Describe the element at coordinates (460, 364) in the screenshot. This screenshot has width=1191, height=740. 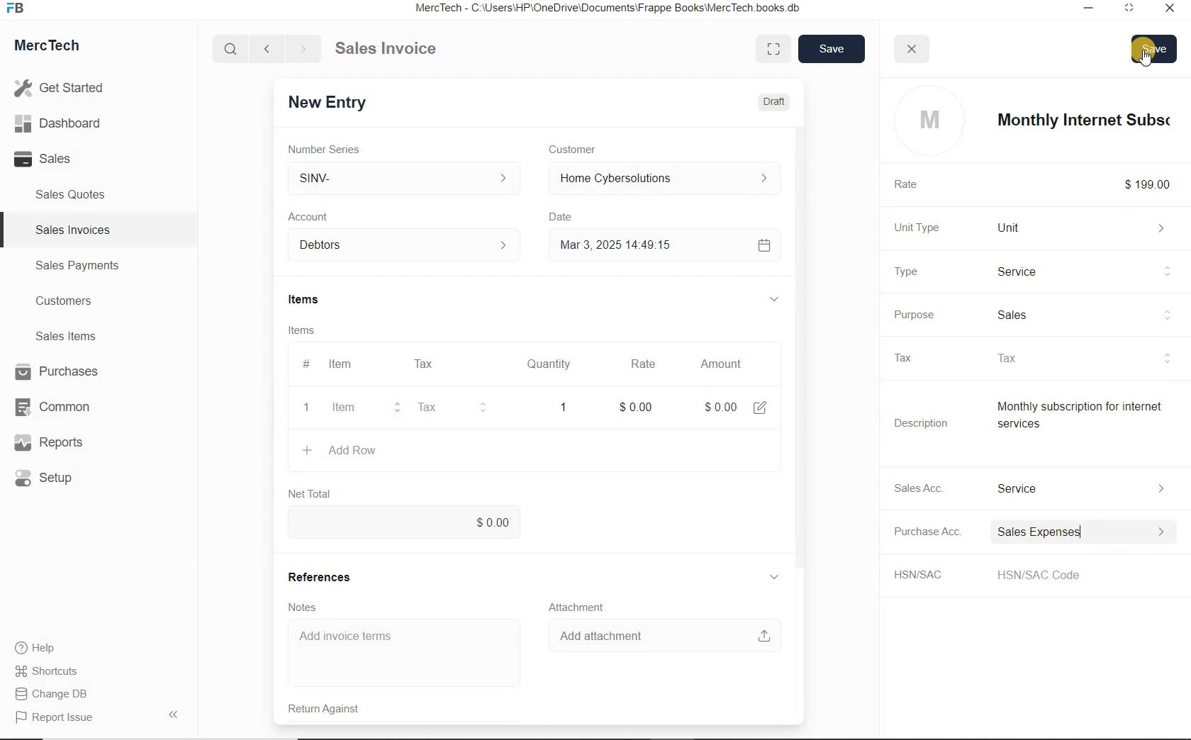
I see `#` at that location.